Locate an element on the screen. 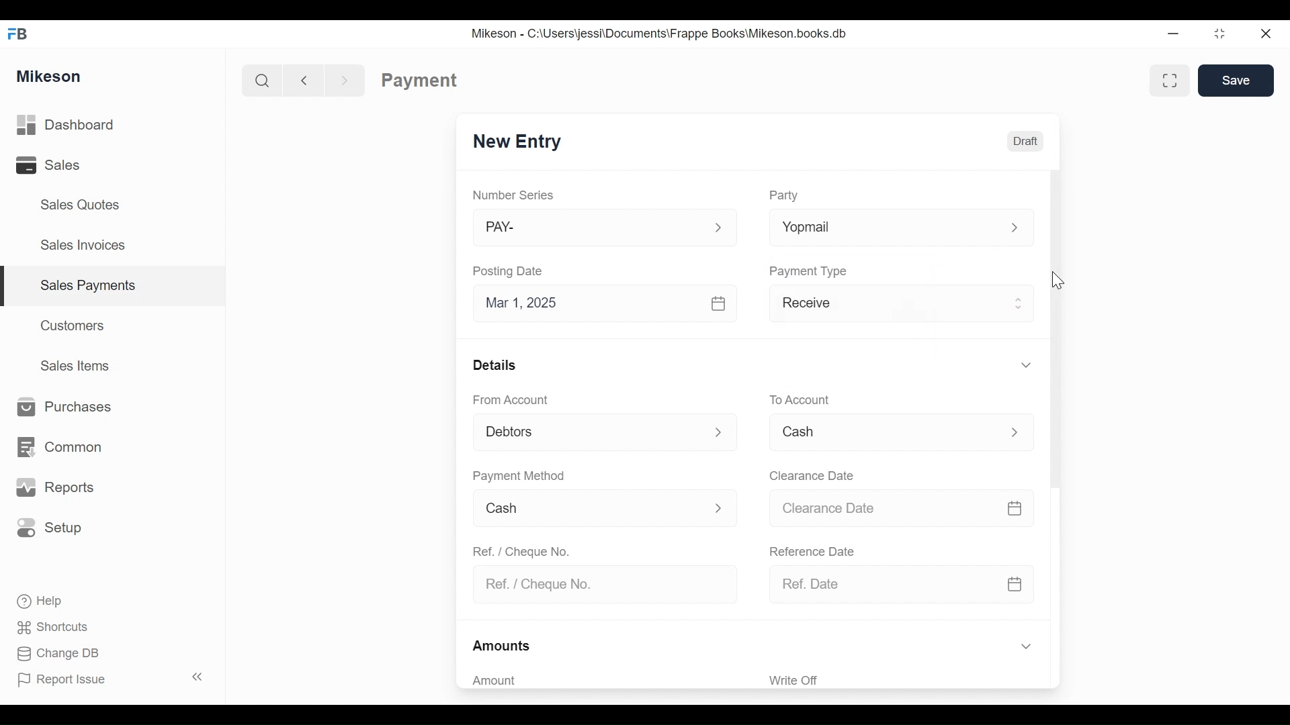 This screenshot has height=725, width=1290. Yopmal is located at coordinates (903, 227).